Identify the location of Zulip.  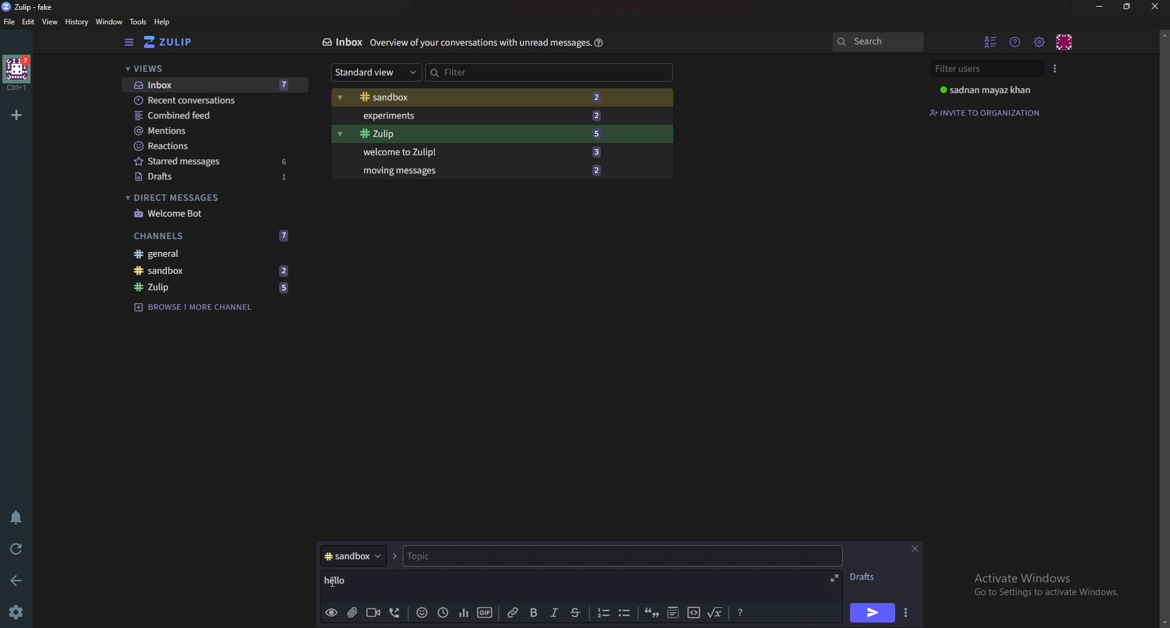
(211, 286).